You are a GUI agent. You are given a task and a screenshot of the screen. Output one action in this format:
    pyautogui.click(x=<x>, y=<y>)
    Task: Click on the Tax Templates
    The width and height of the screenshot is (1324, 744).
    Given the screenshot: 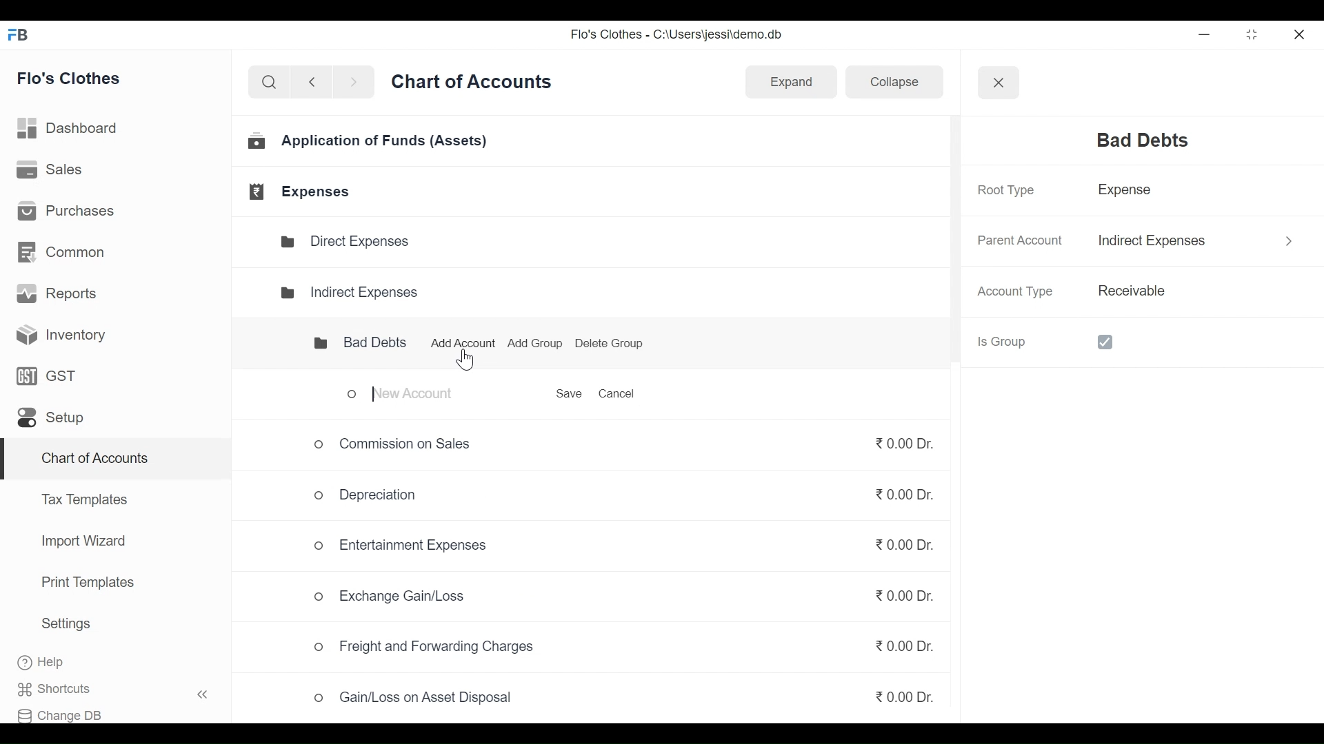 What is the action you would take?
    pyautogui.click(x=83, y=499)
    